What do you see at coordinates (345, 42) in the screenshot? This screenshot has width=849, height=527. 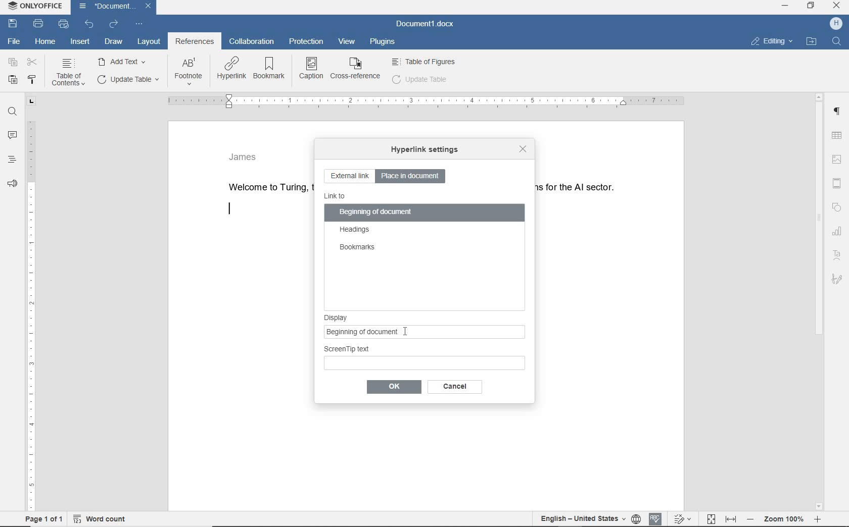 I see `view` at bounding box center [345, 42].